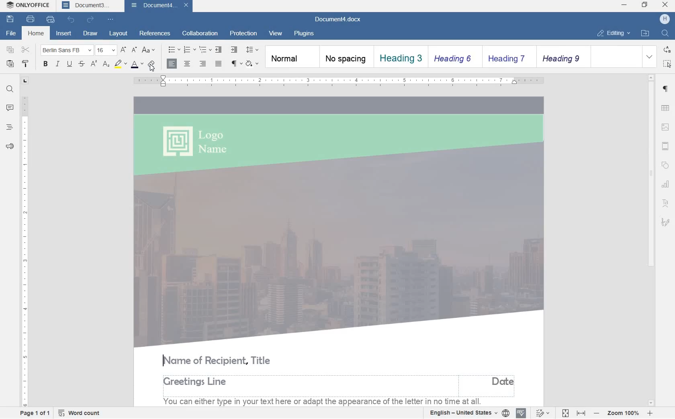 The height and width of the screenshot is (419, 675). I want to click on shading, so click(253, 64).